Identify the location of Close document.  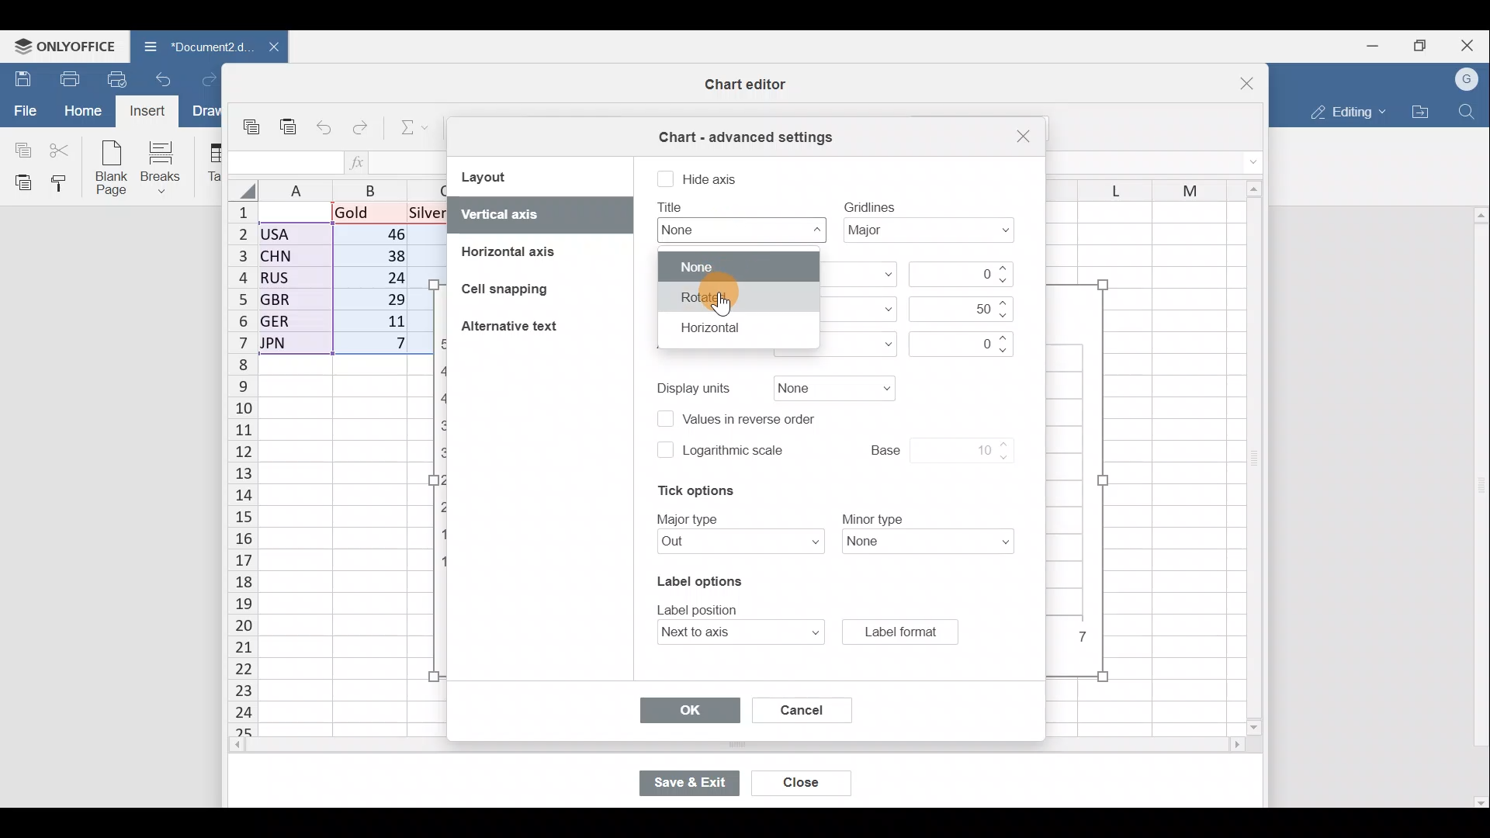
(265, 48).